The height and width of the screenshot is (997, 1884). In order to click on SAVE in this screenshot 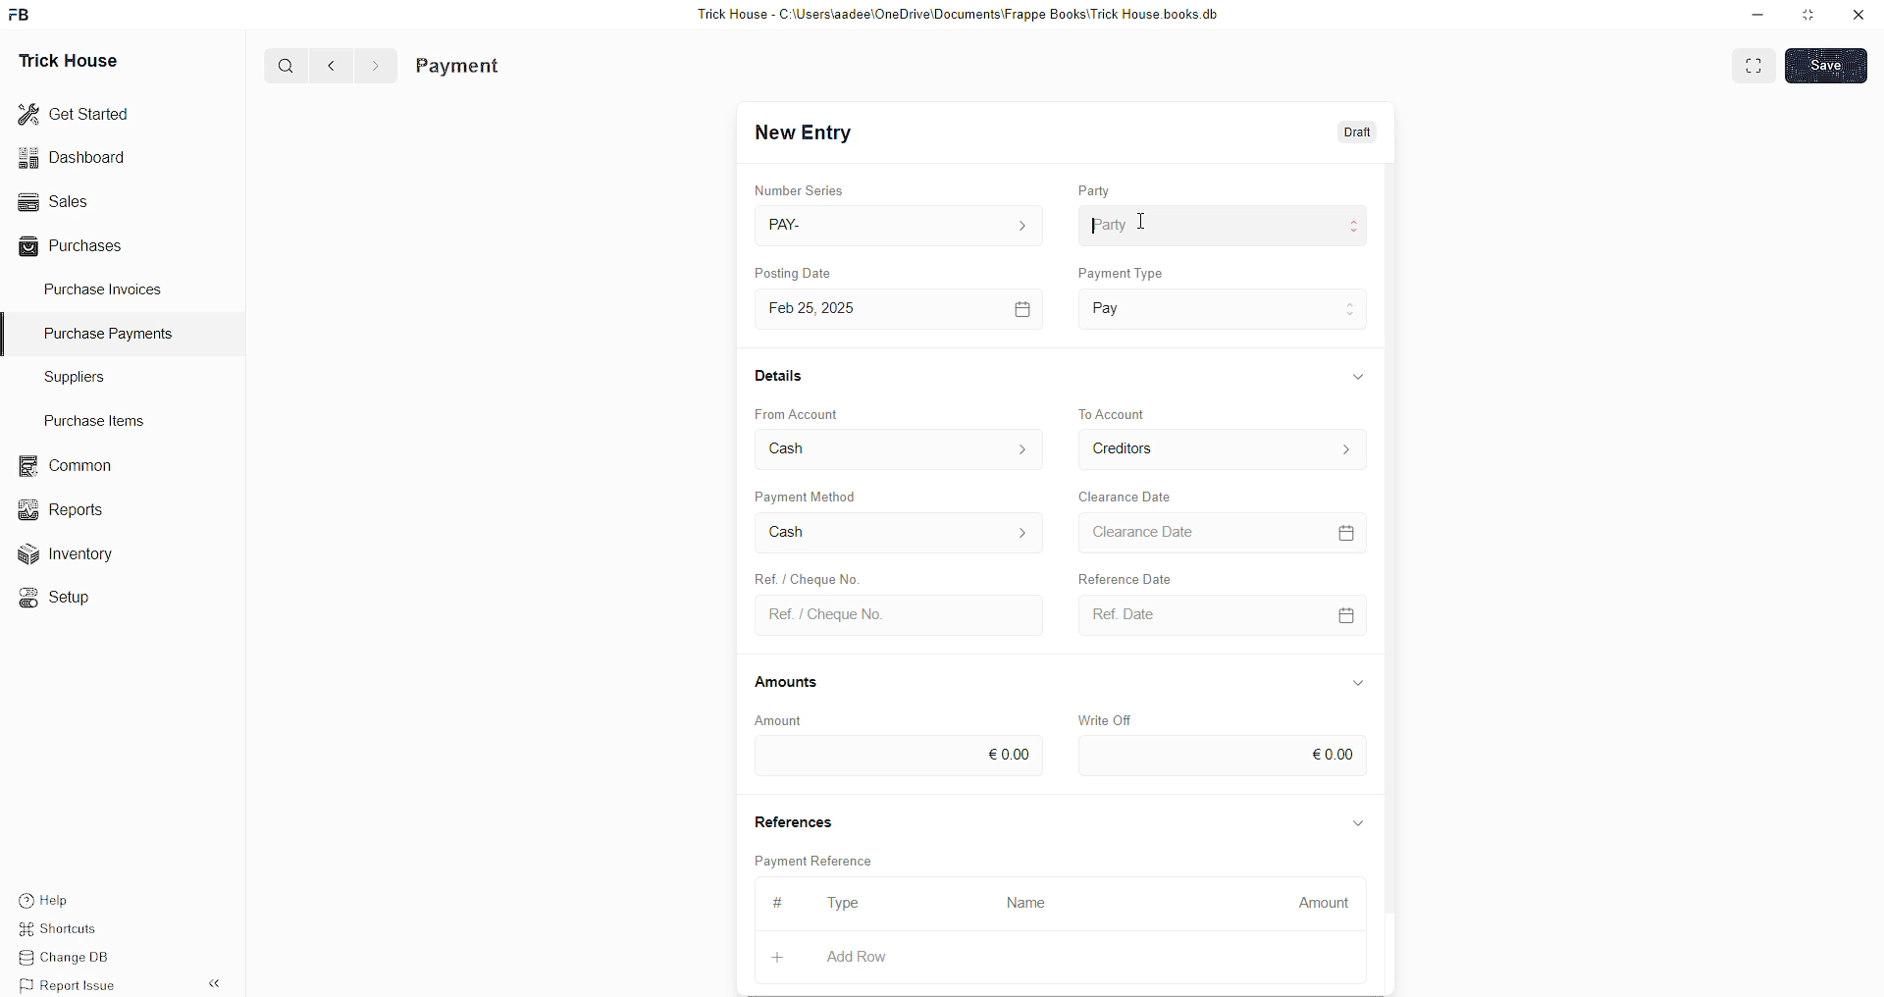, I will do `click(1831, 64)`.